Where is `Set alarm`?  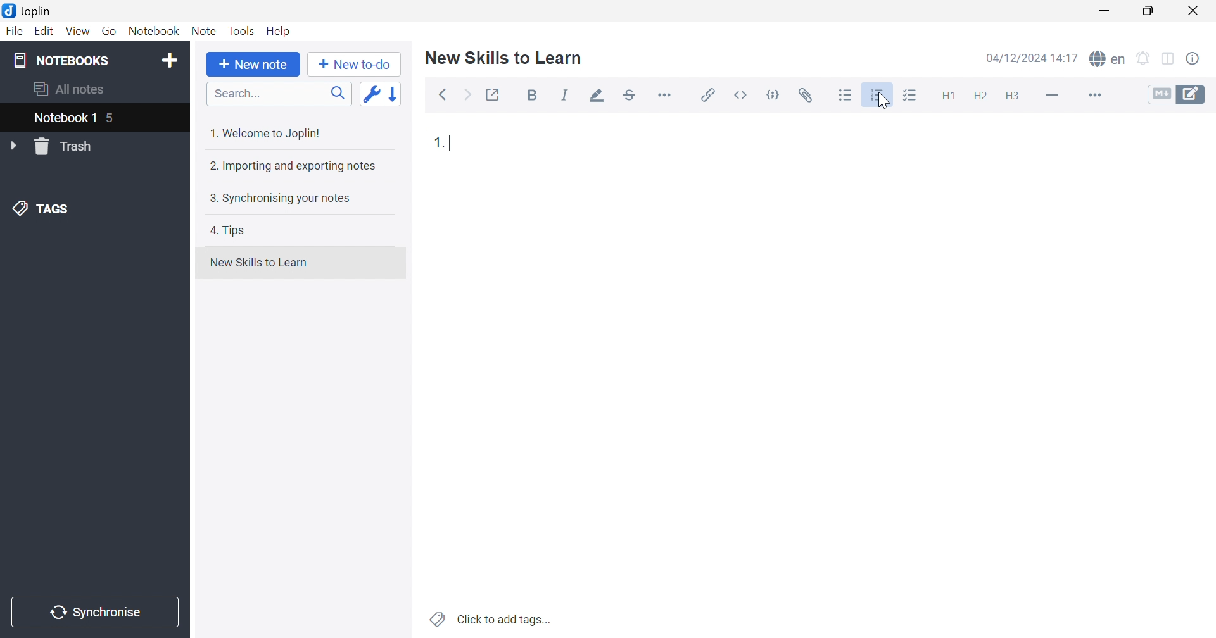 Set alarm is located at coordinates (1144, 59).